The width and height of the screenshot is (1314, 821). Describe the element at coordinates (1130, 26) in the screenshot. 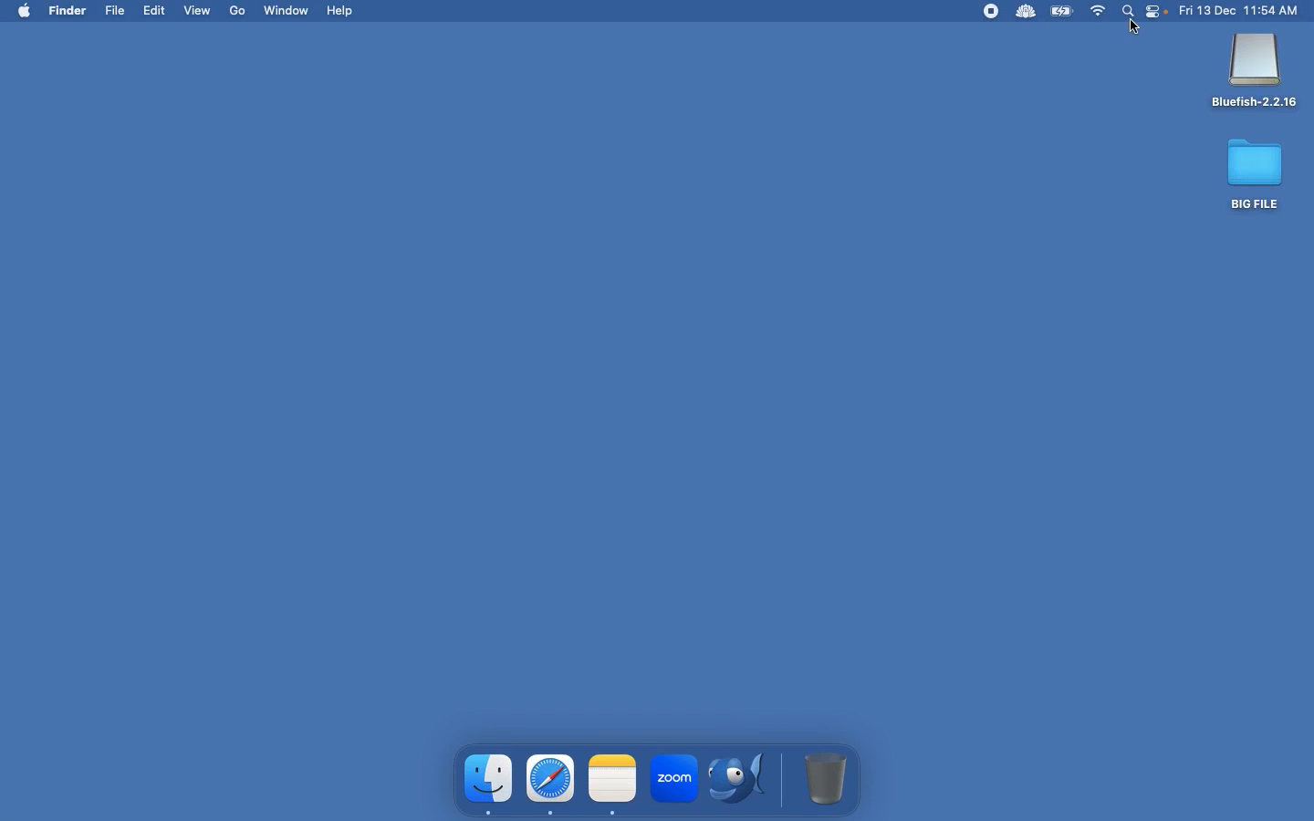

I see `Click` at that location.